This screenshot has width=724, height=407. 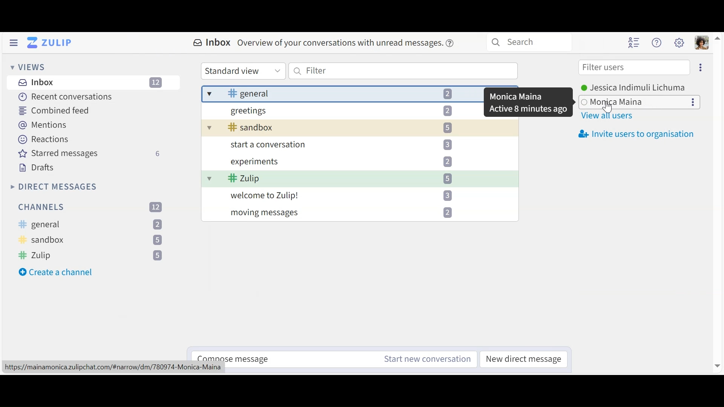 I want to click on Filter users, so click(x=634, y=68).